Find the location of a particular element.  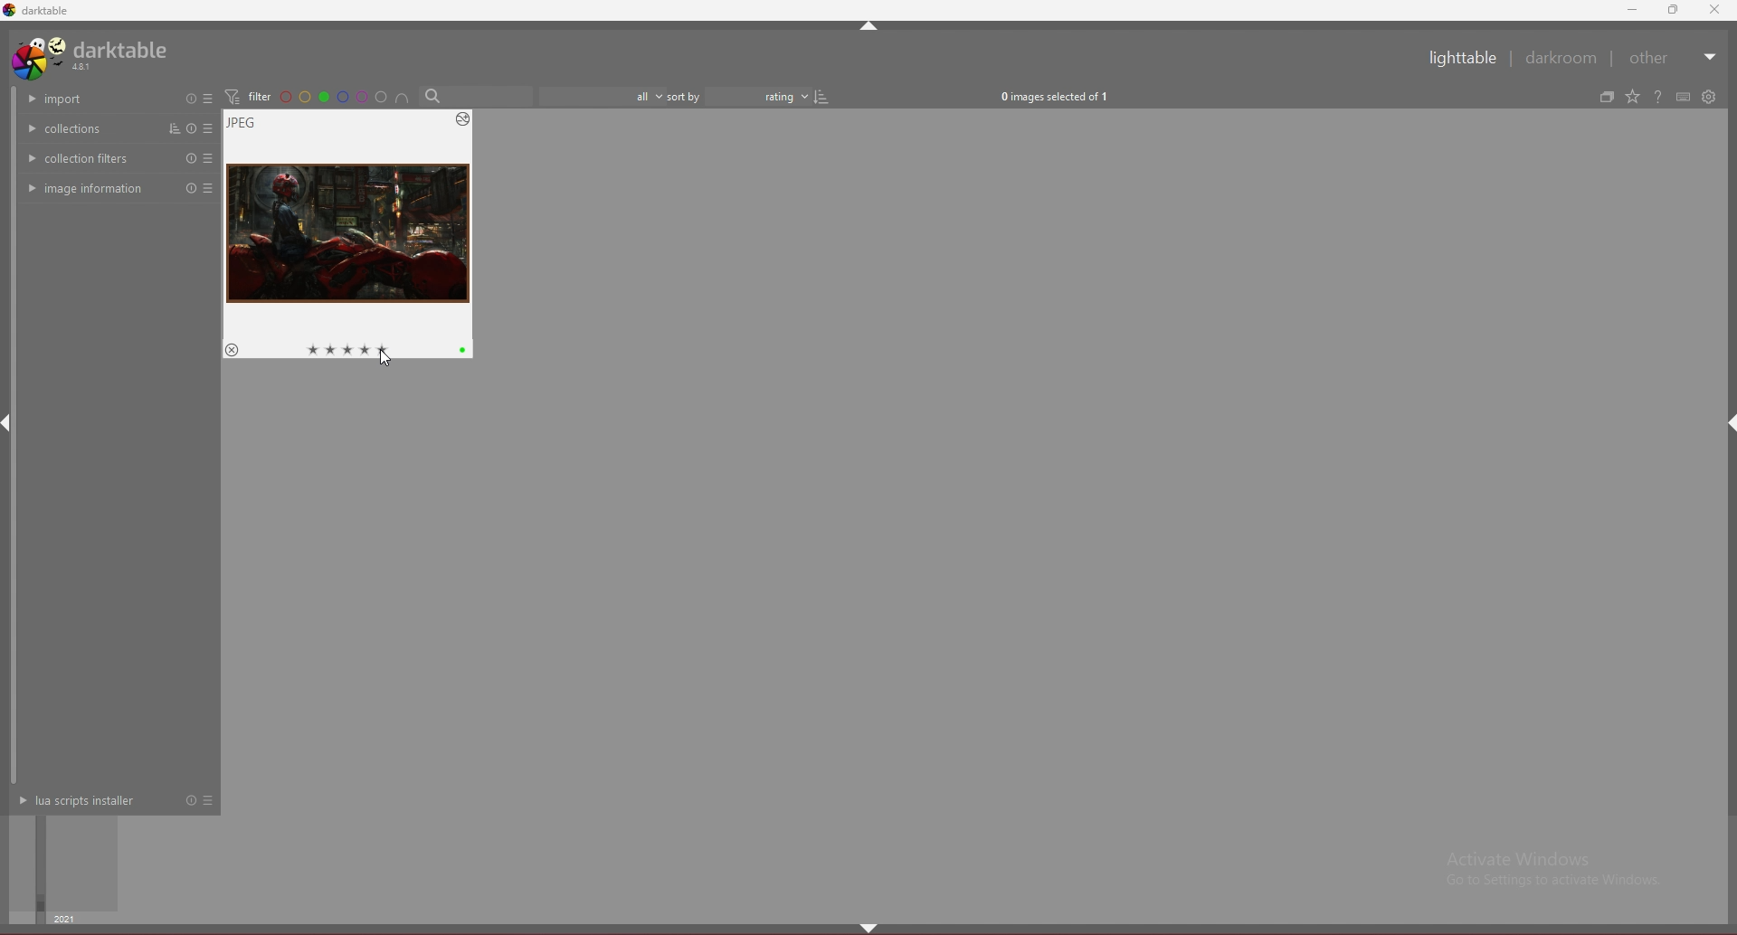

close is located at coordinates (1715, 9).